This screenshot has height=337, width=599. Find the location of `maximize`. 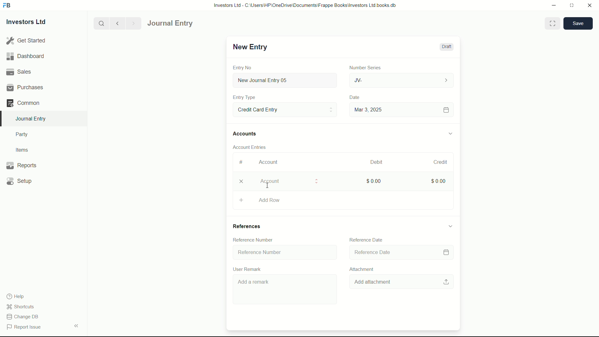

maximize is located at coordinates (572, 5).